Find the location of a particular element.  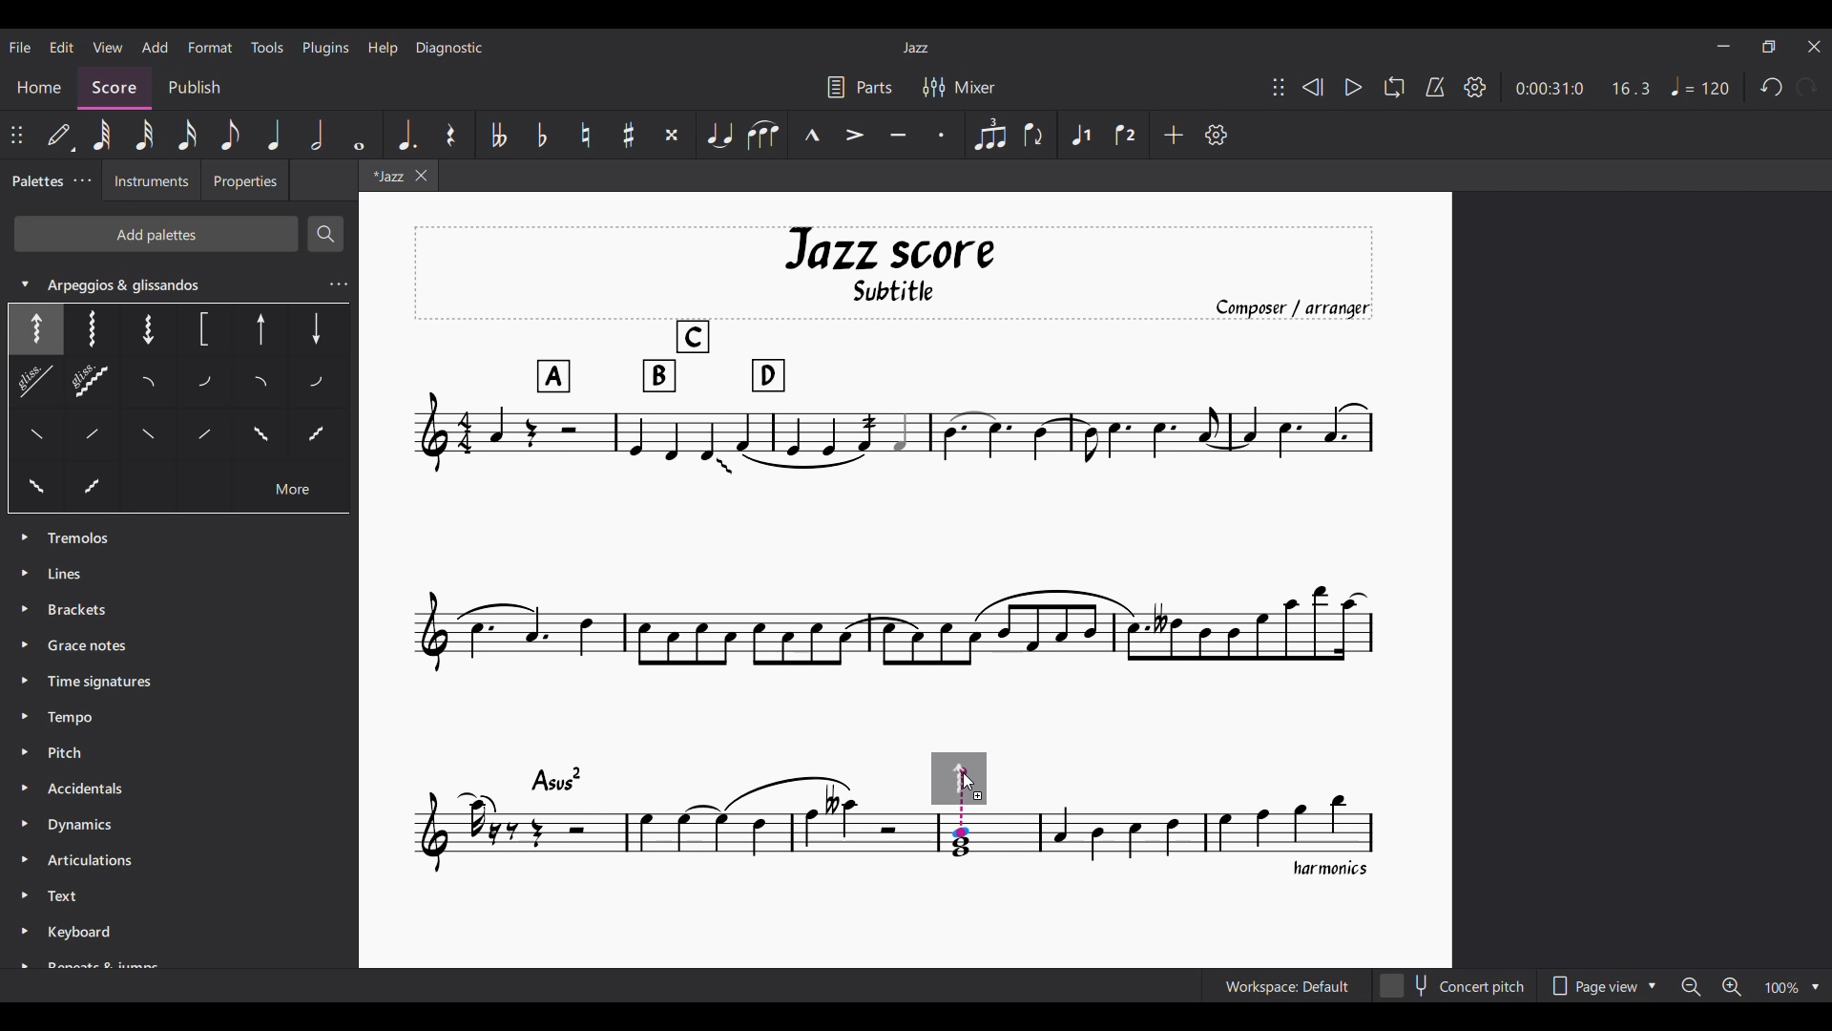

Page view options is located at coordinates (1605, 985).